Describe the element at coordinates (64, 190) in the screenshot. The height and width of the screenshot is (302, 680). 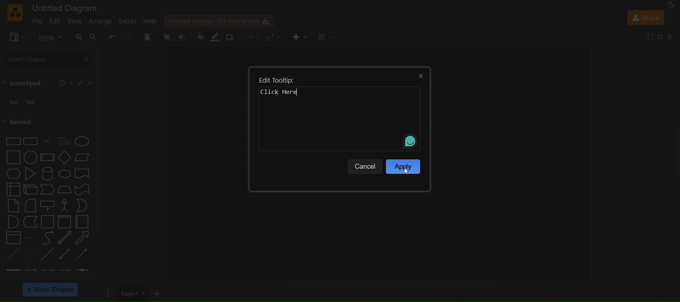
I see `trapezoid` at that location.